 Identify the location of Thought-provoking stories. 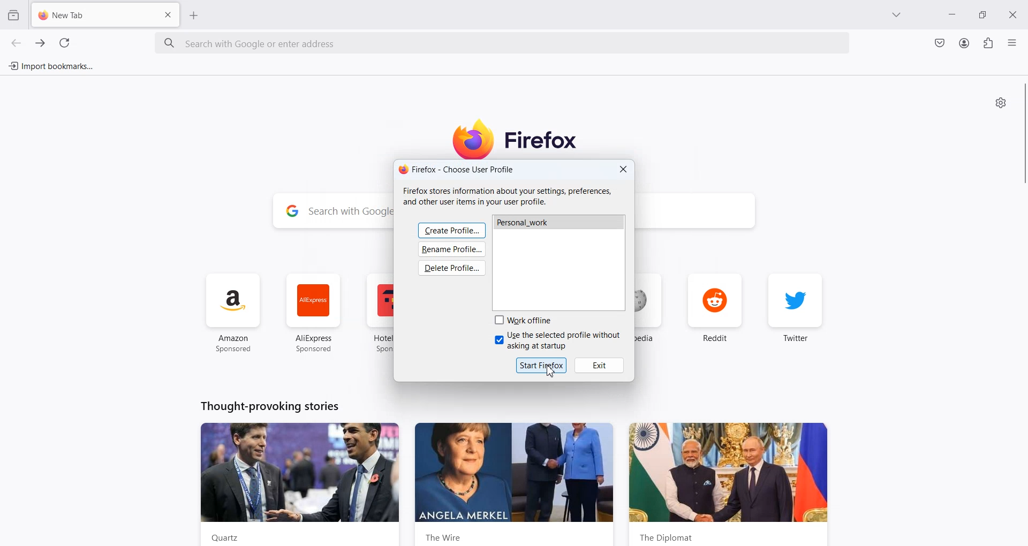
(269, 405).